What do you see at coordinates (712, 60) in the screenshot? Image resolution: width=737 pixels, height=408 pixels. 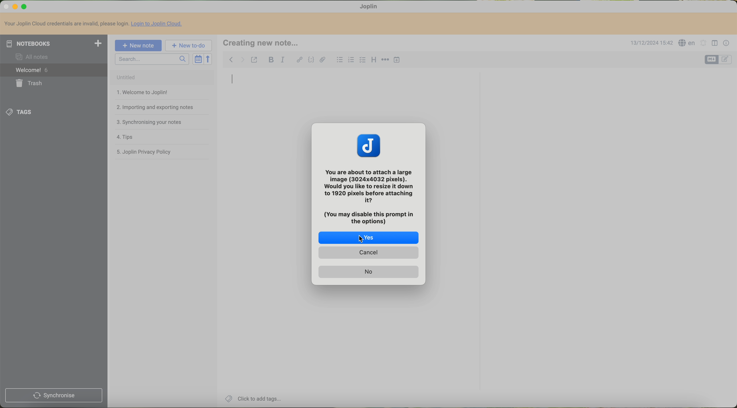 I see `toggle editors` at bounding box center [712, 60].